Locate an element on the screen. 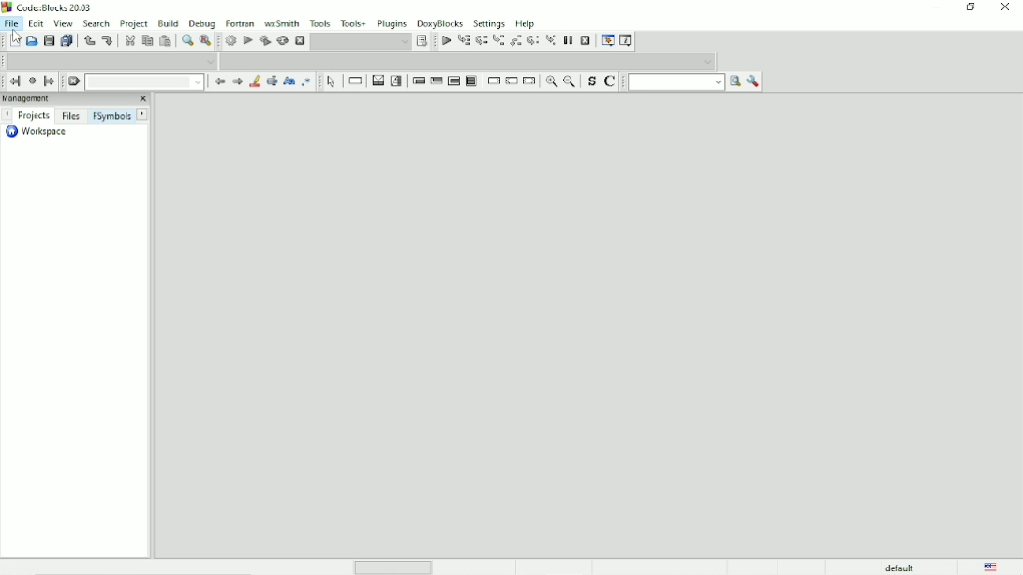  Minimize is located at coordinates (937, 7).